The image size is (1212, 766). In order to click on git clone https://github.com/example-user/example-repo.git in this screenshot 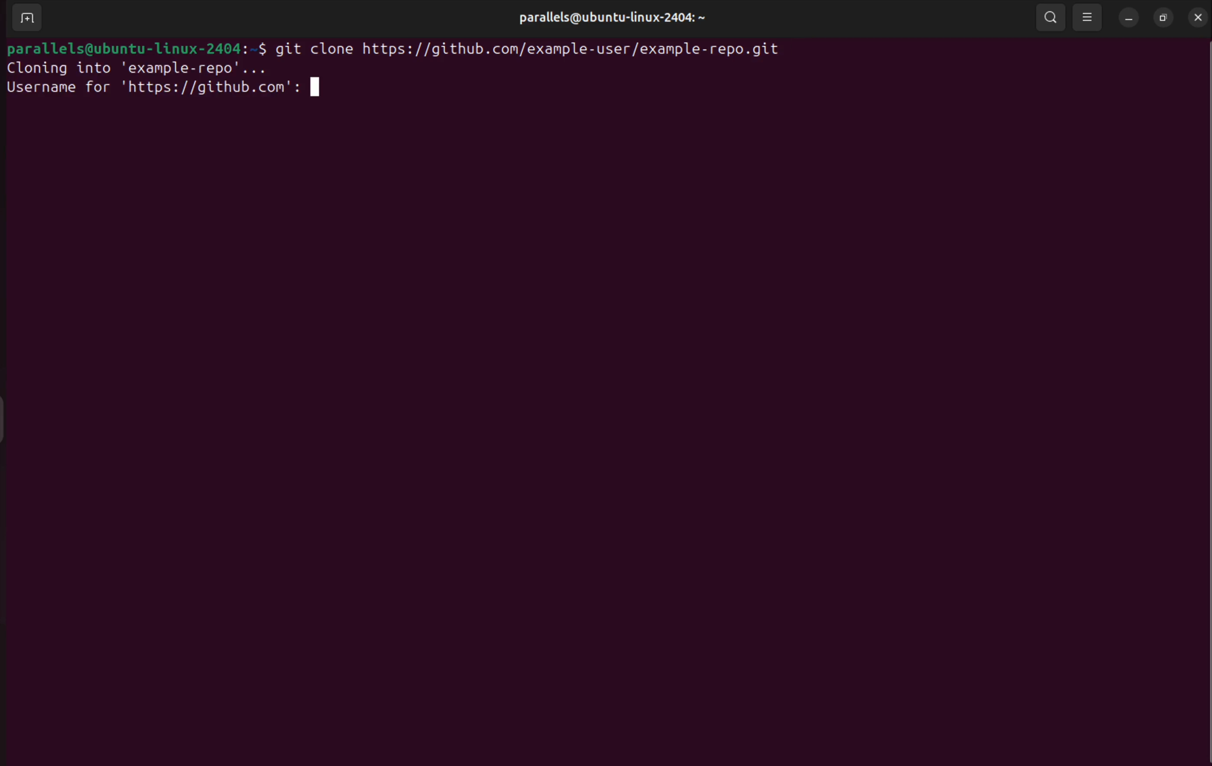, I will do `click(541, 48)`.